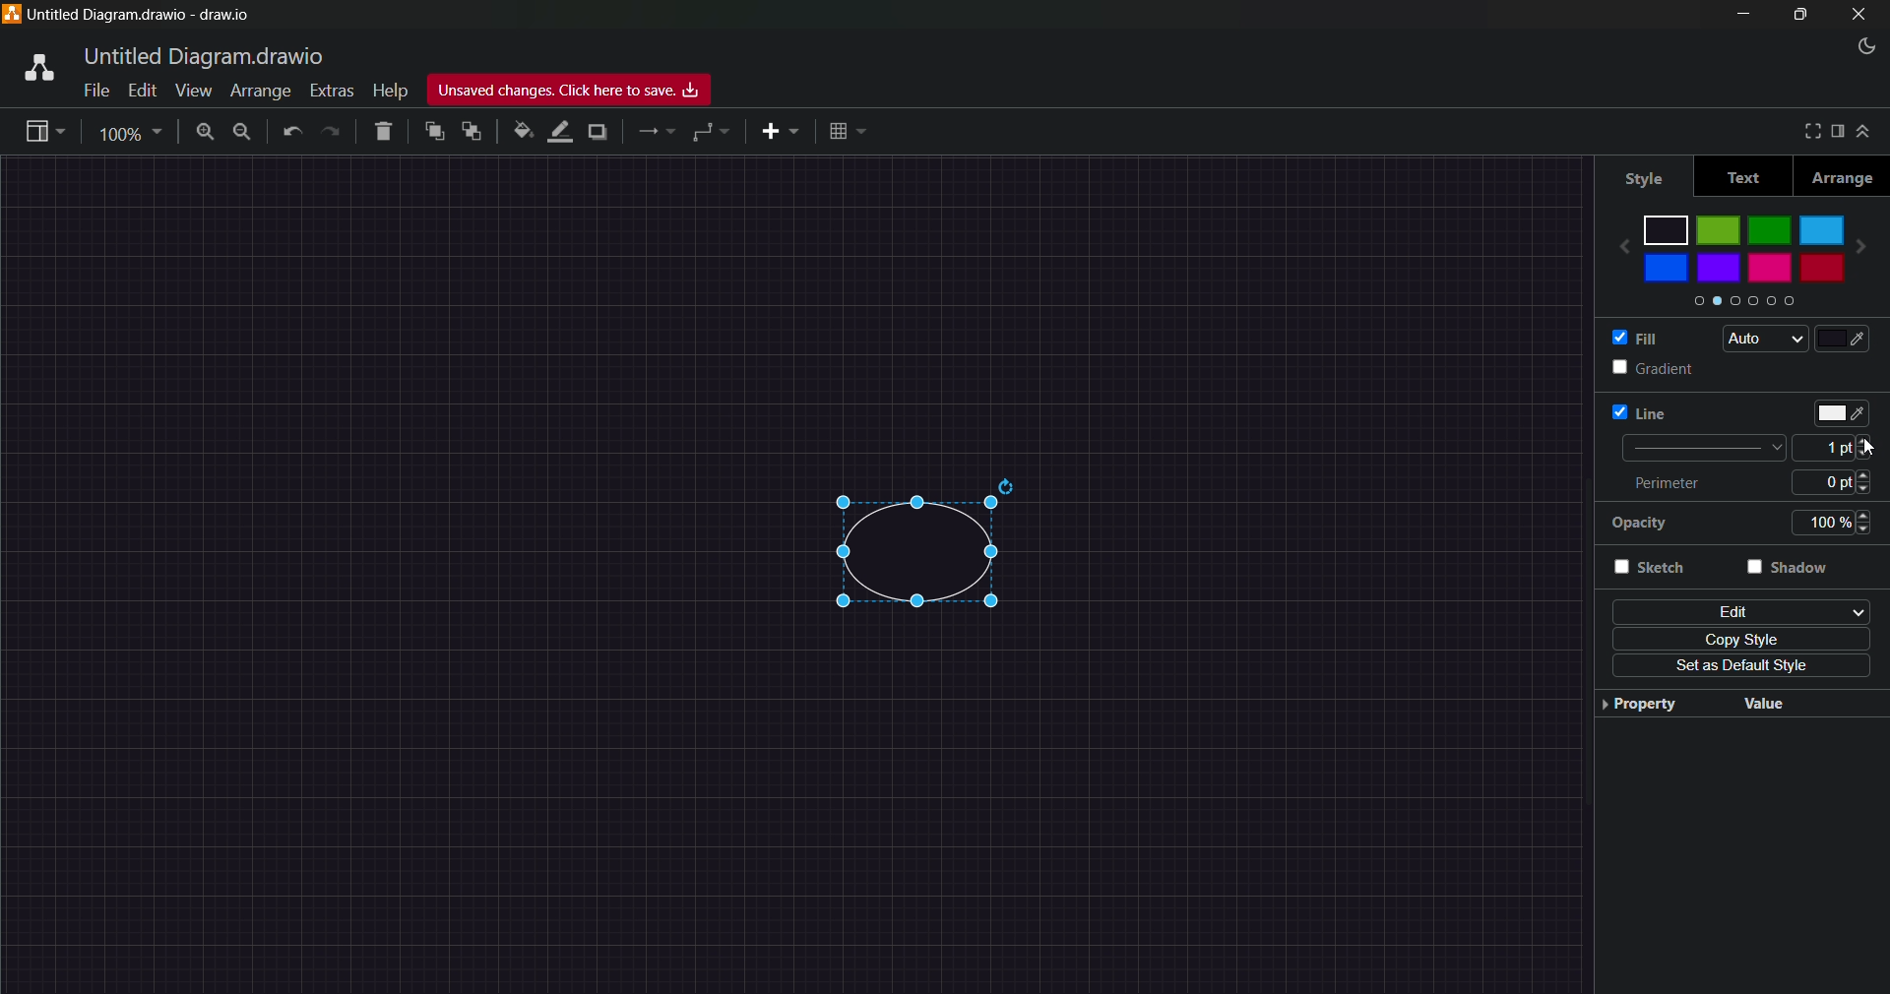  Describe the element at coordinates (1667, 481) in the screenshot. I see `perimeter` at that location.